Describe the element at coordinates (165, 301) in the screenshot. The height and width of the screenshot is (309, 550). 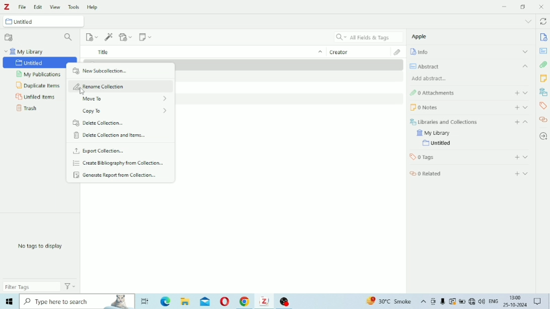
I see `` at that location.